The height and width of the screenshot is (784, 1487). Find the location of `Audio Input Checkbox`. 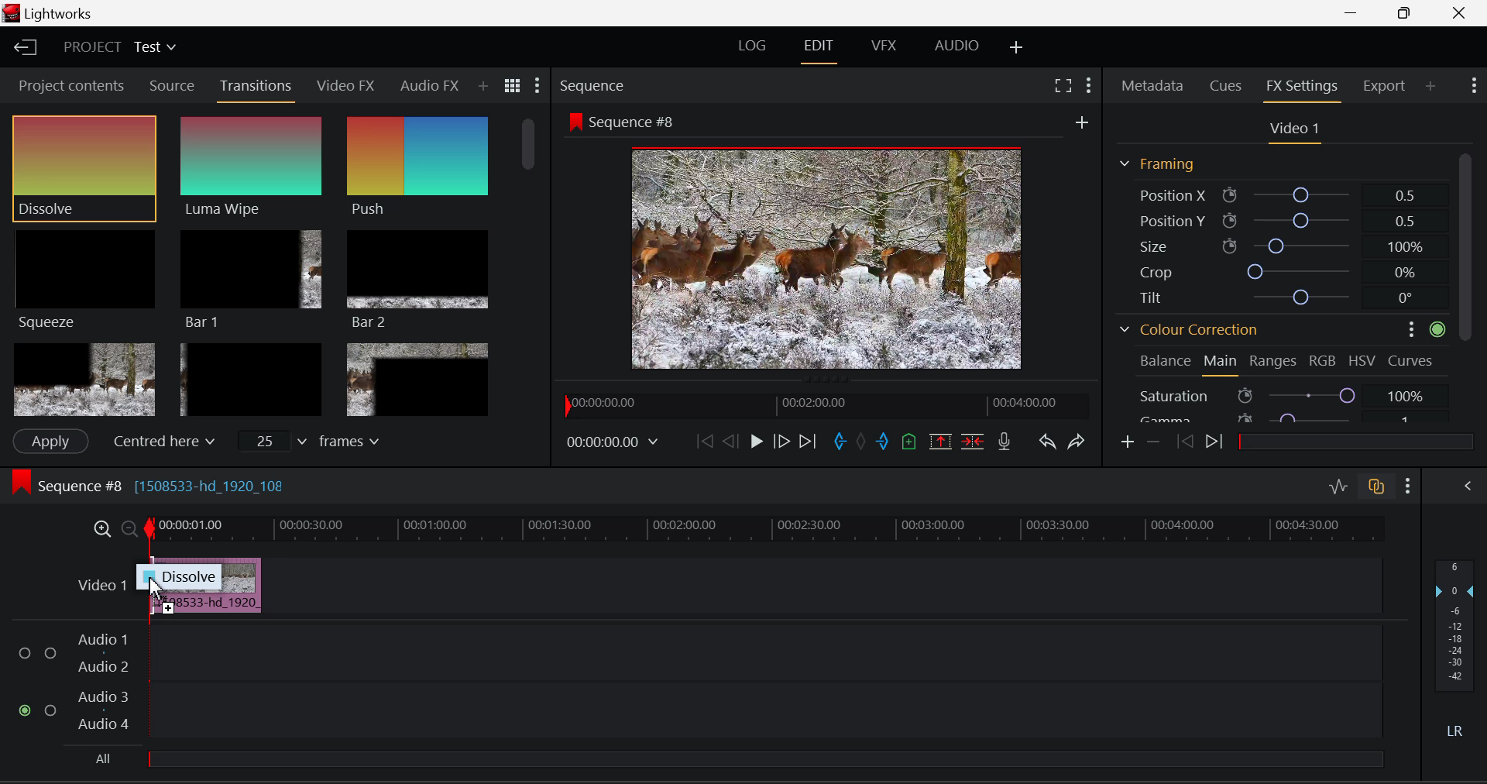

Audio Input Checkbox is located at coordinates (50, 710).